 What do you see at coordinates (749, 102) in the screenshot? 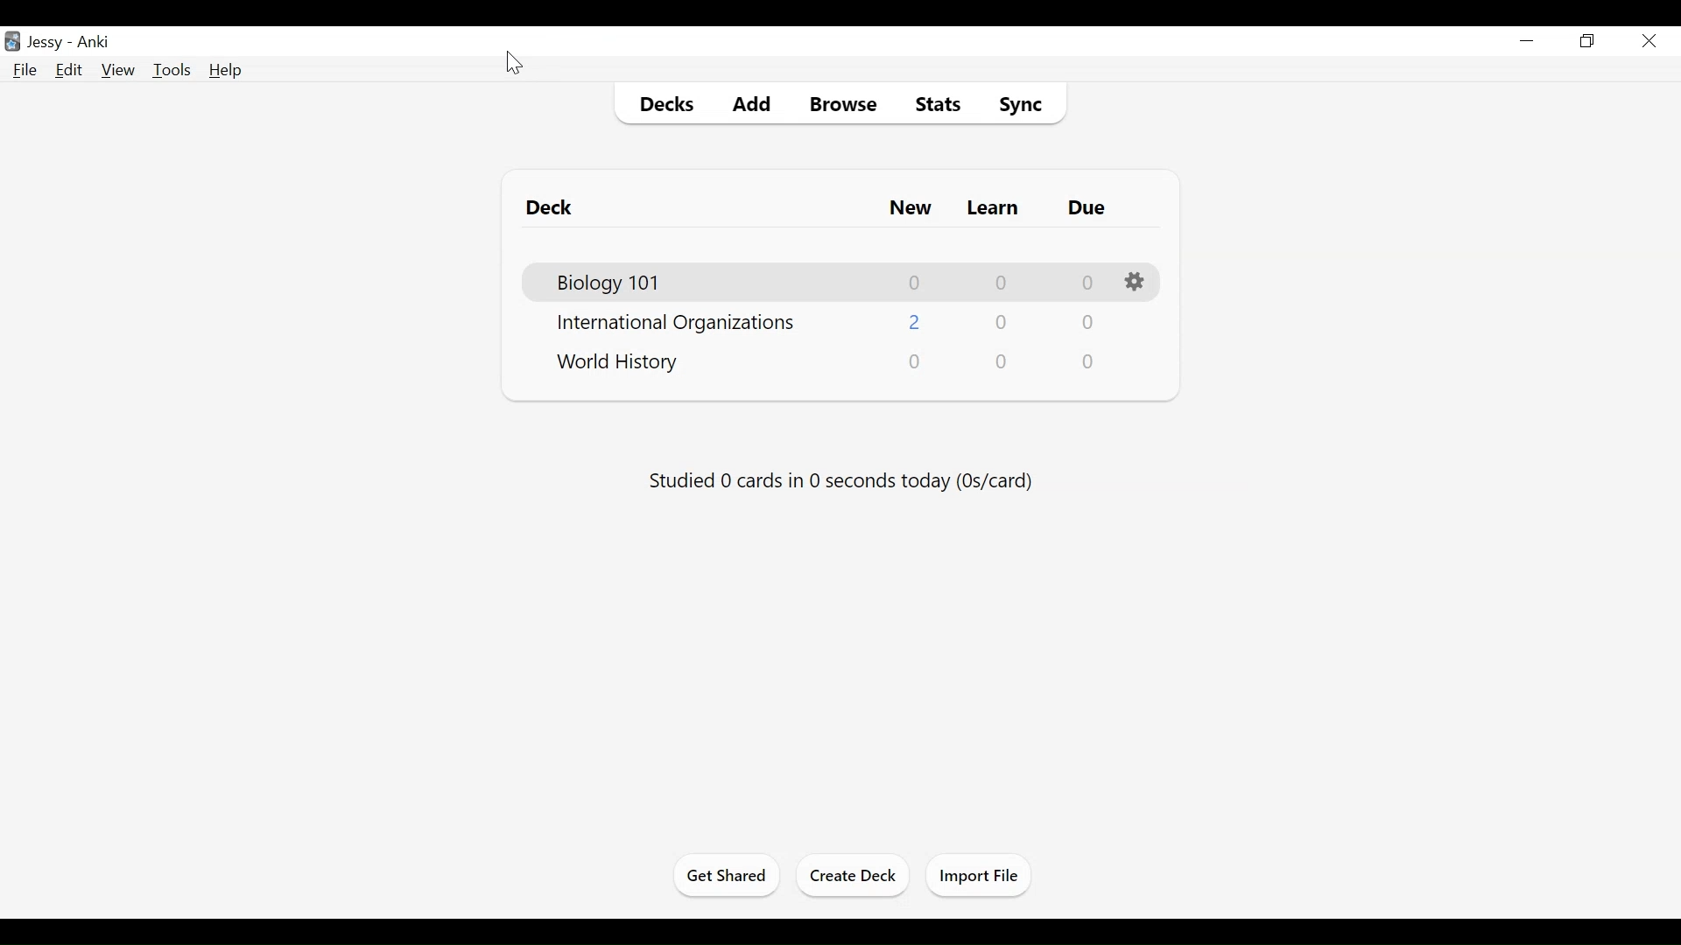
I see `Add` at bounding box center [749, 102].